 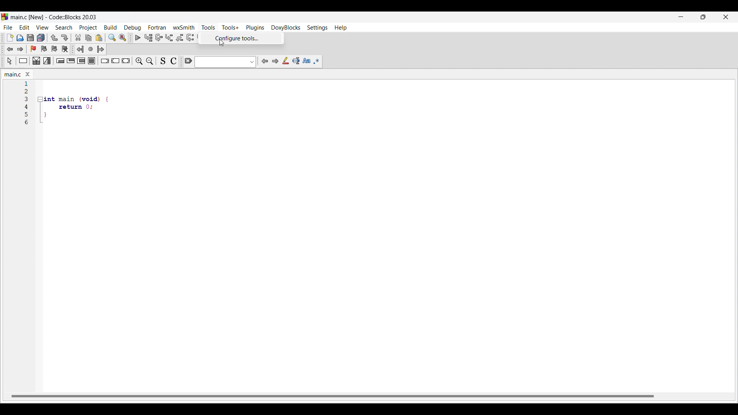 I want to click on Return instruction, so click(x=126, y=61).